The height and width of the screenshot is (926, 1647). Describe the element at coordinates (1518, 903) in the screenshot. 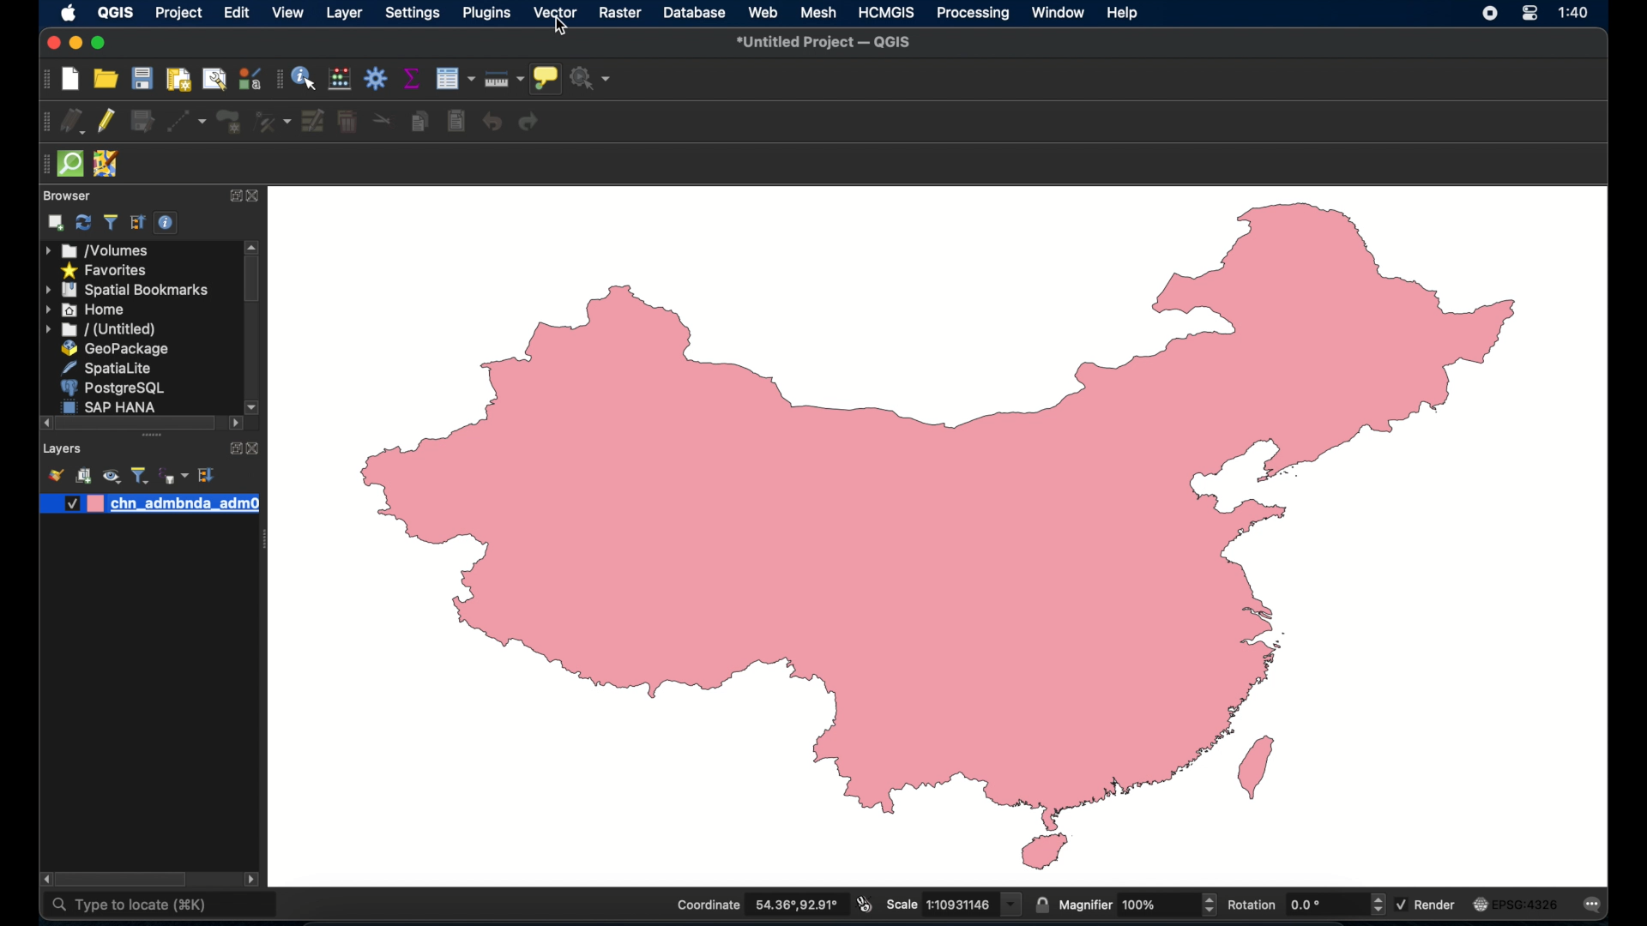

I see `current crs` at that location.